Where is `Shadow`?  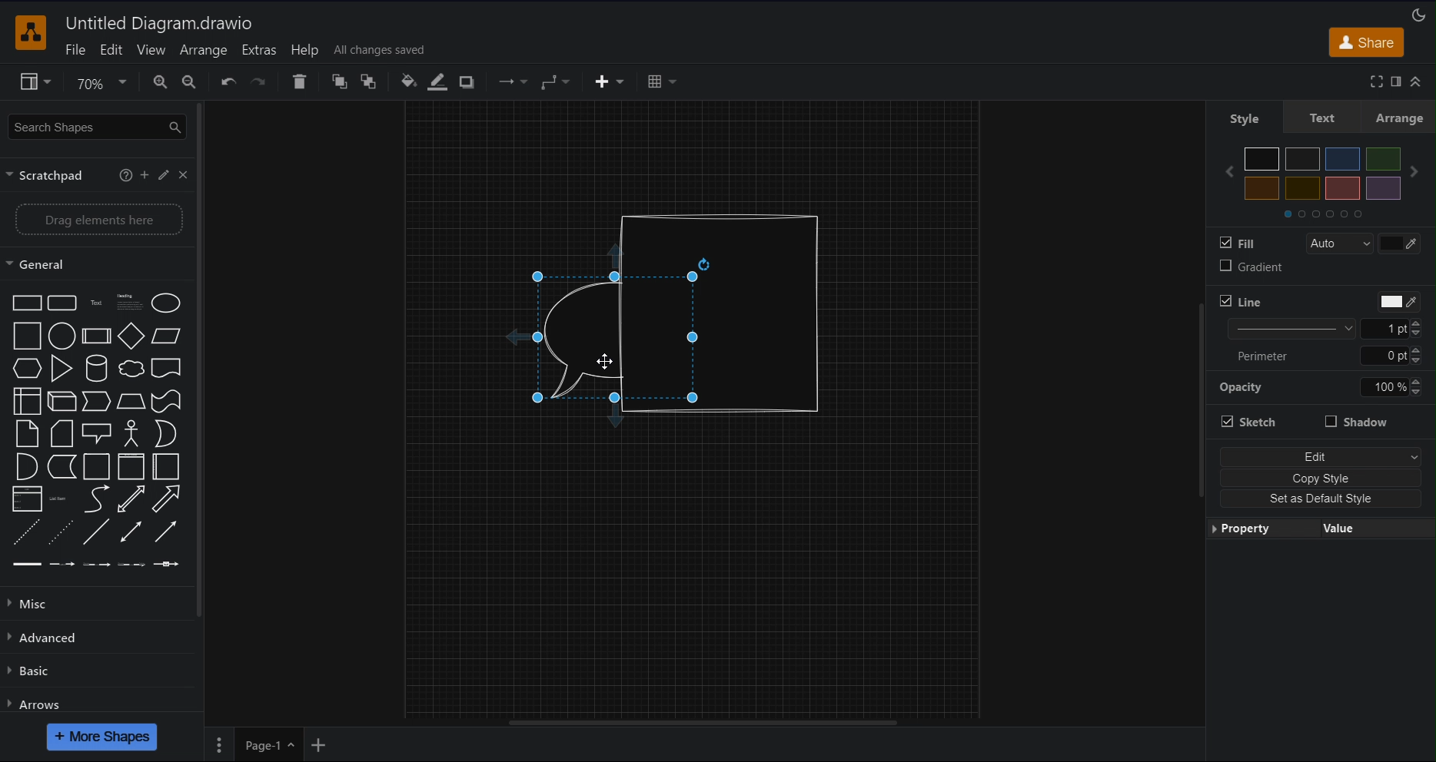 Shadow is located at coordinates (1357, 421).